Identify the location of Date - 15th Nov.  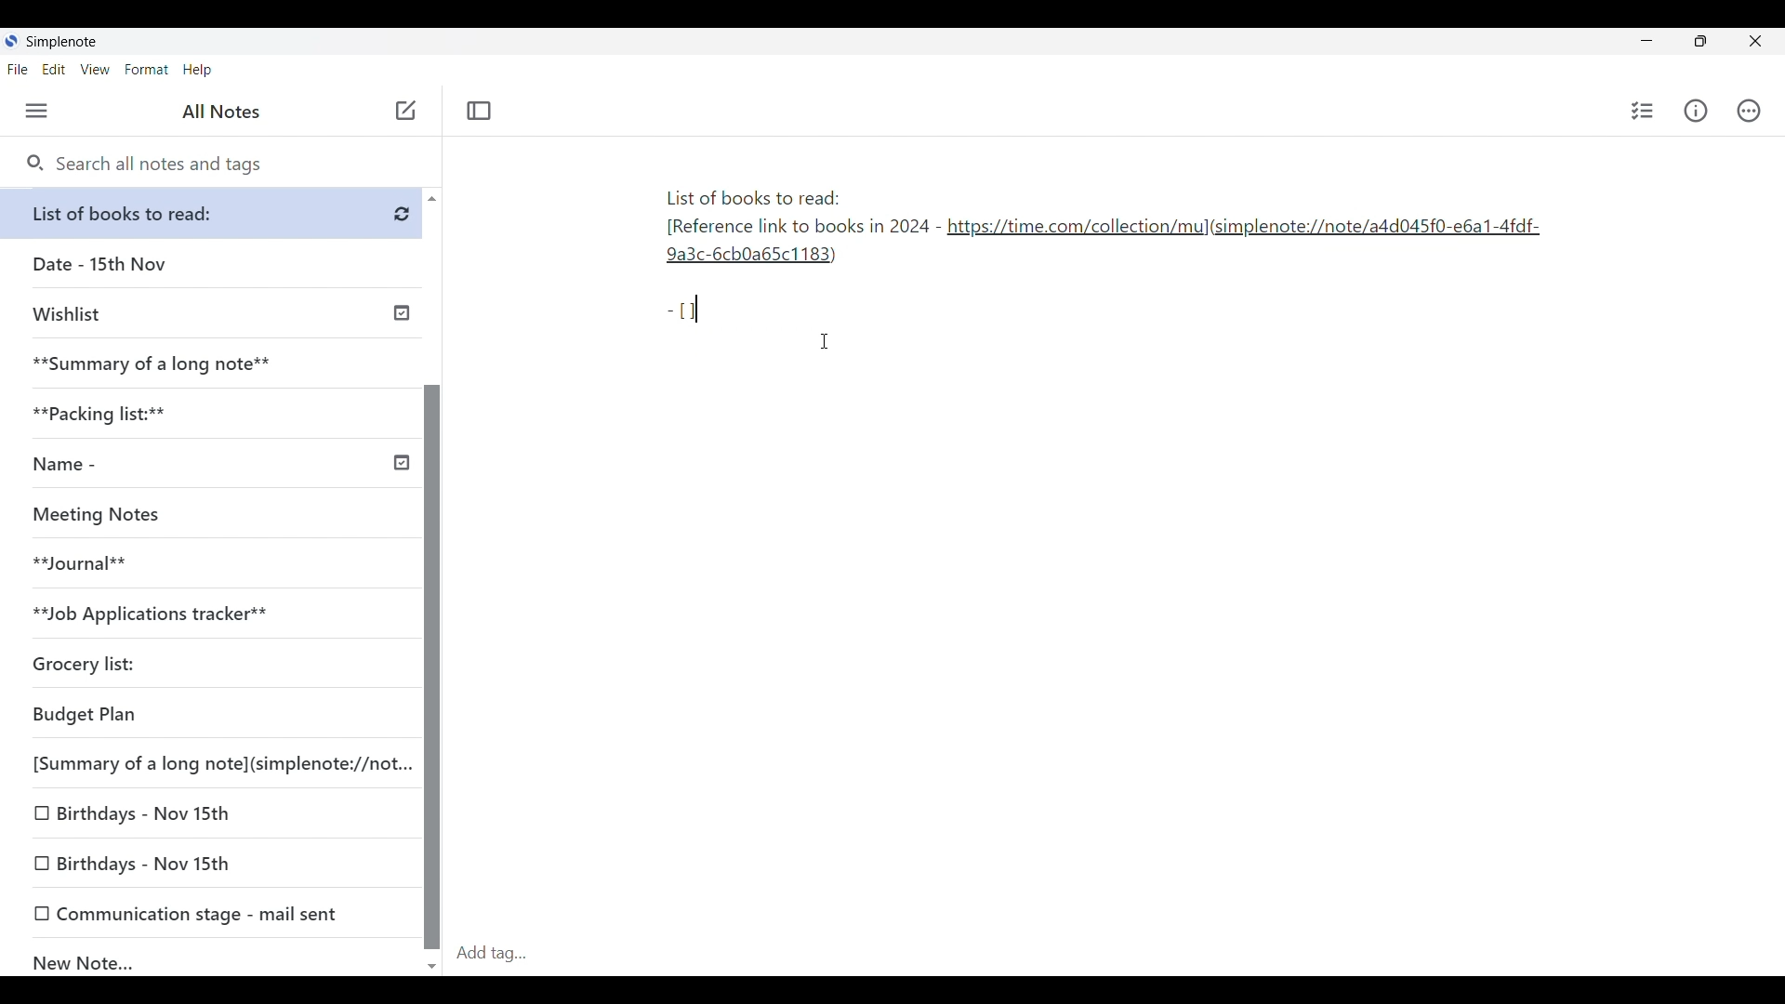
(212, 264).